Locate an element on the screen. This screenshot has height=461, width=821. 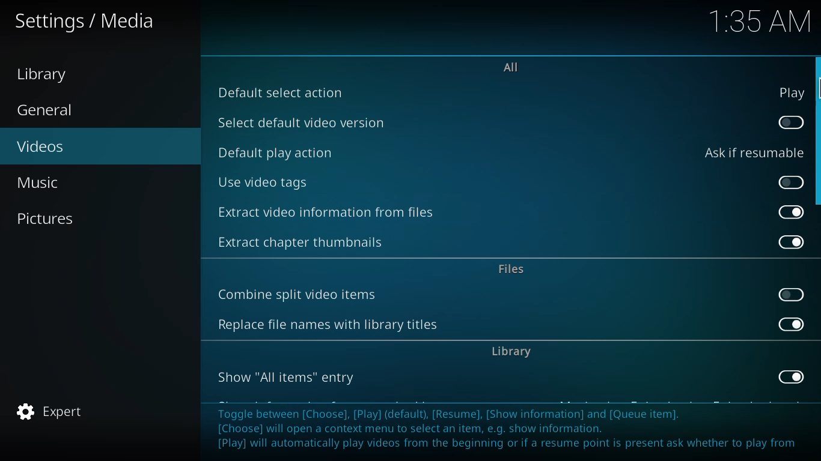
videos is located at coordinates (41, 145).